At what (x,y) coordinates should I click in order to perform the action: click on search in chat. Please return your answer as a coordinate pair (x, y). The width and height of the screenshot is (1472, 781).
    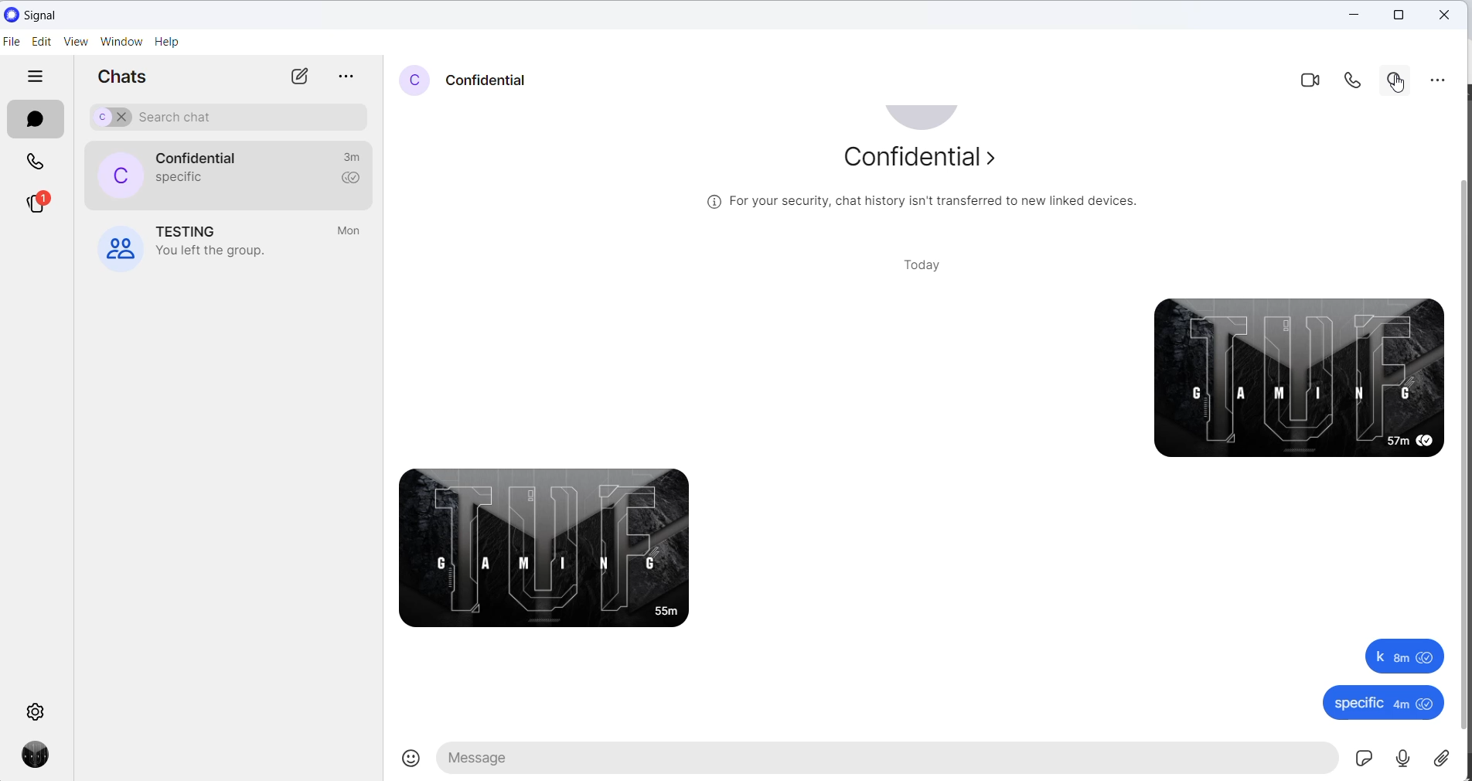
    Looking at the image, I should click on (1395, 80).